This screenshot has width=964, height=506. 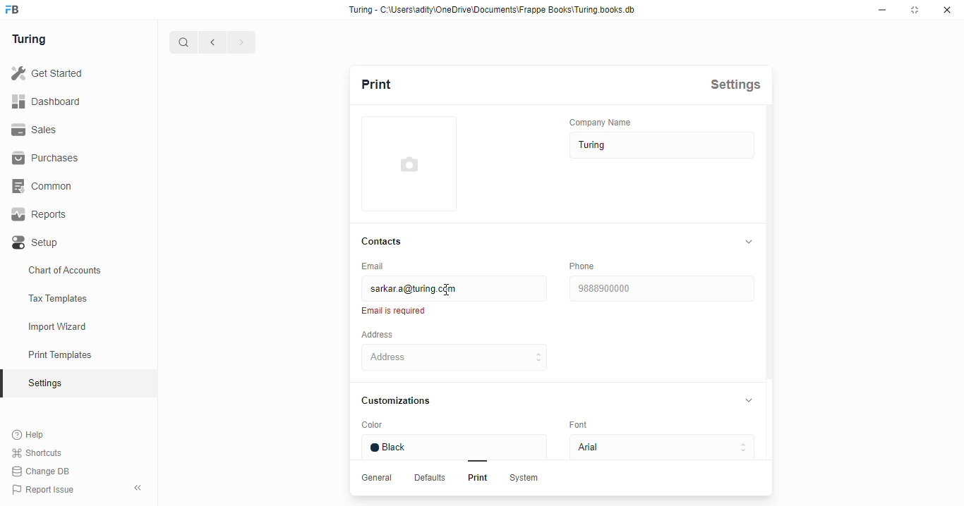 What do you see at coordinates (386, 240) in the screenshot?
I see `Contacts` at bounding box center [386, 240].